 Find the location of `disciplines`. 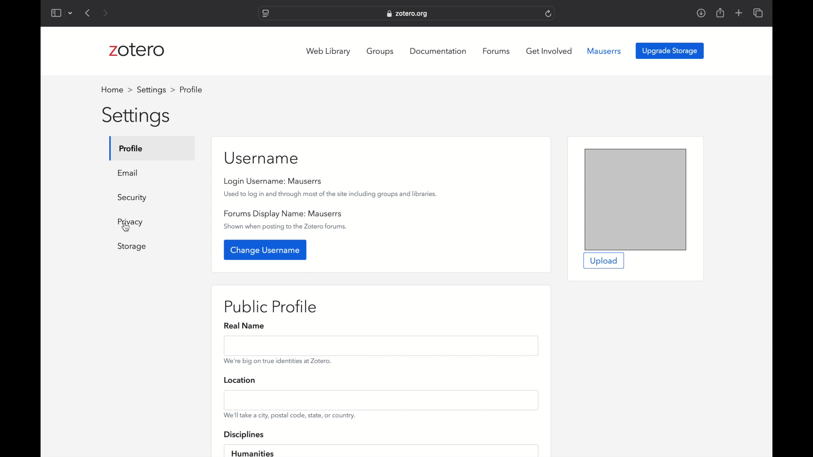

disciplines is located at coordinates (244, 435).